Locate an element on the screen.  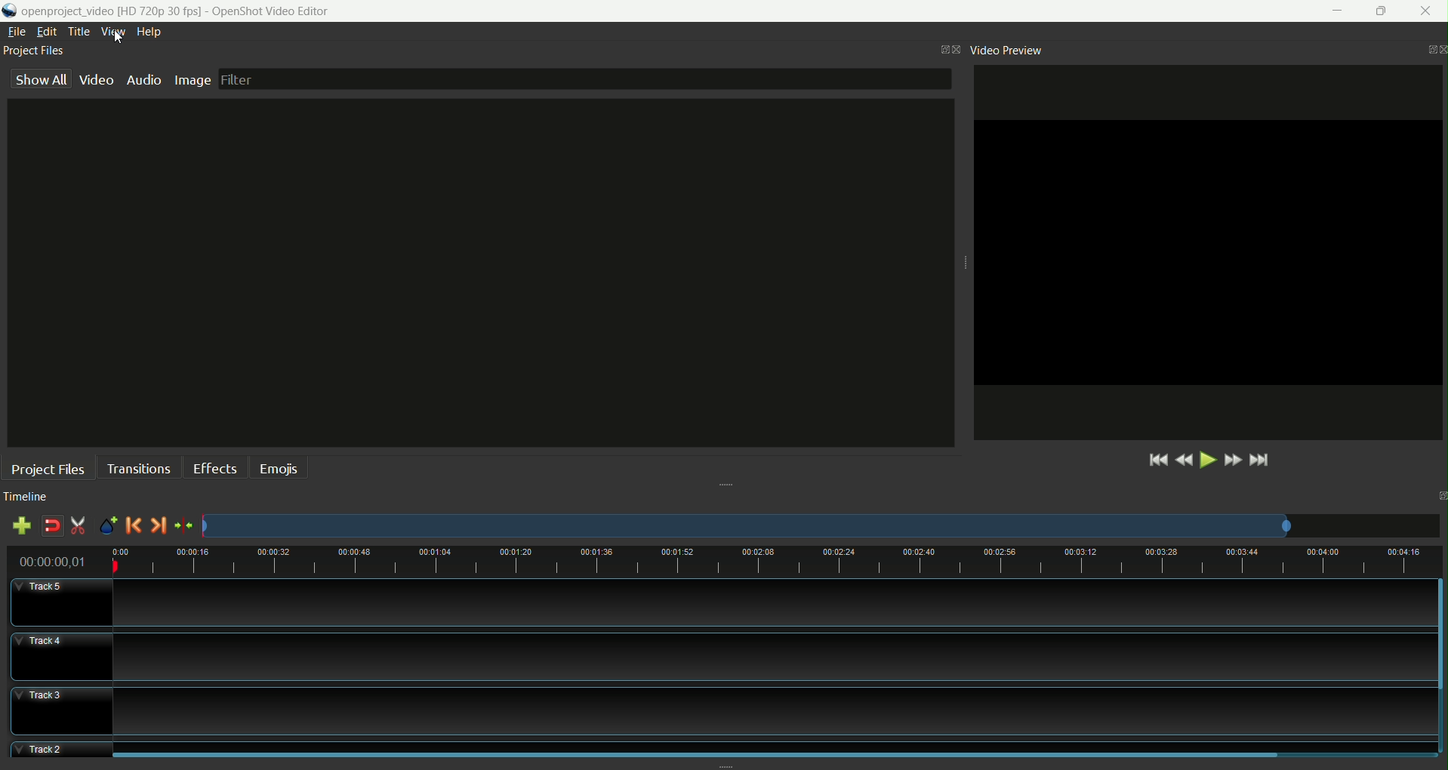
disable snapping is located at coordinates (52, 526).